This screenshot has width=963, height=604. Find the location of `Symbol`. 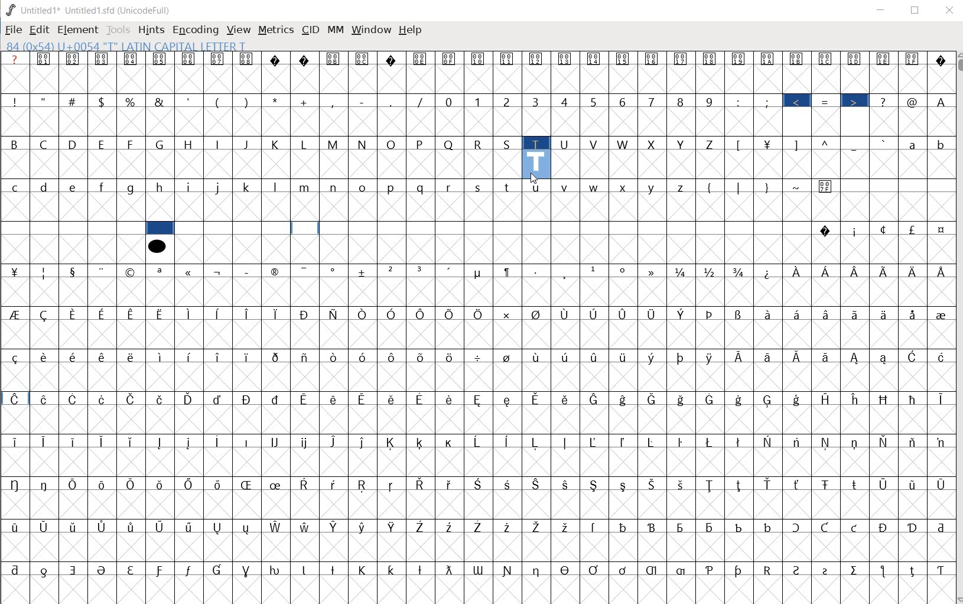

Symbol is located at coordinates (393, 59).